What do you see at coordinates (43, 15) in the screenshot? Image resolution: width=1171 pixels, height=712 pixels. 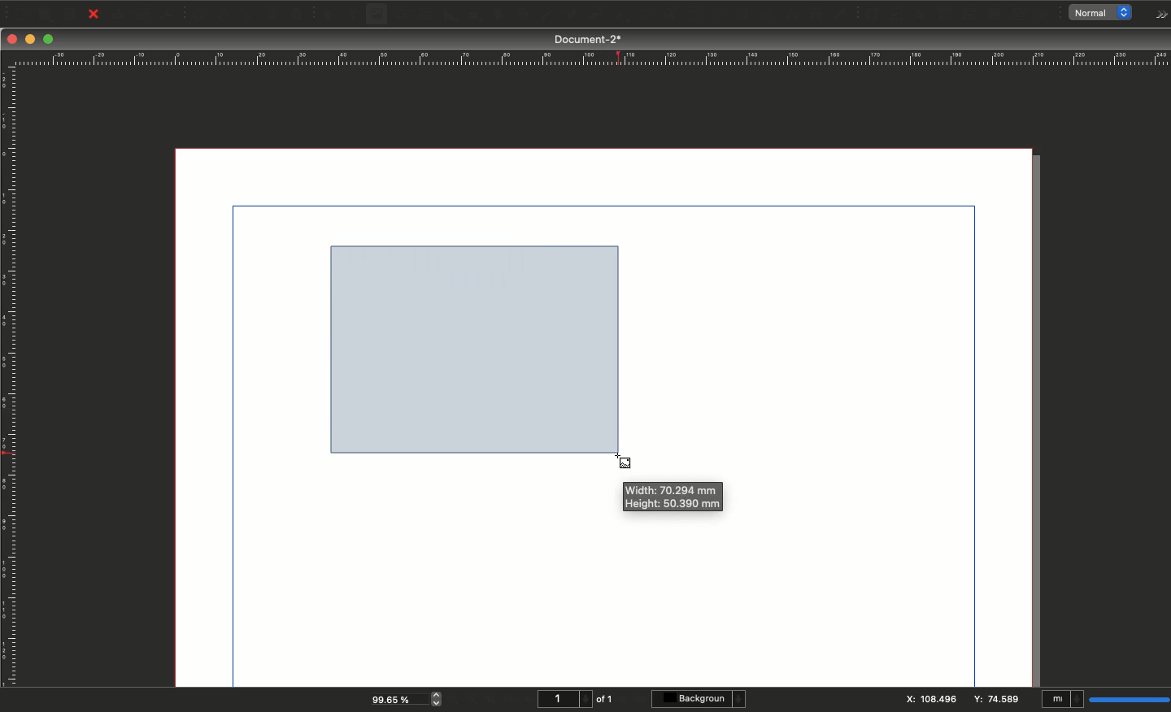 I see `Open` at bounding box center [43, 15].